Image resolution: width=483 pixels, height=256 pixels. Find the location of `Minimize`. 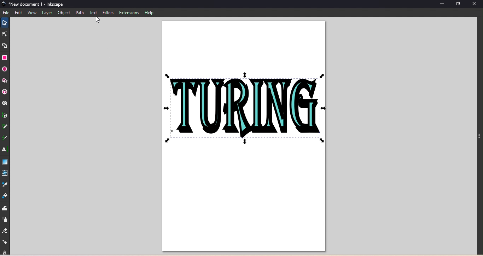

Minimize is located at coordinates (440, 5).